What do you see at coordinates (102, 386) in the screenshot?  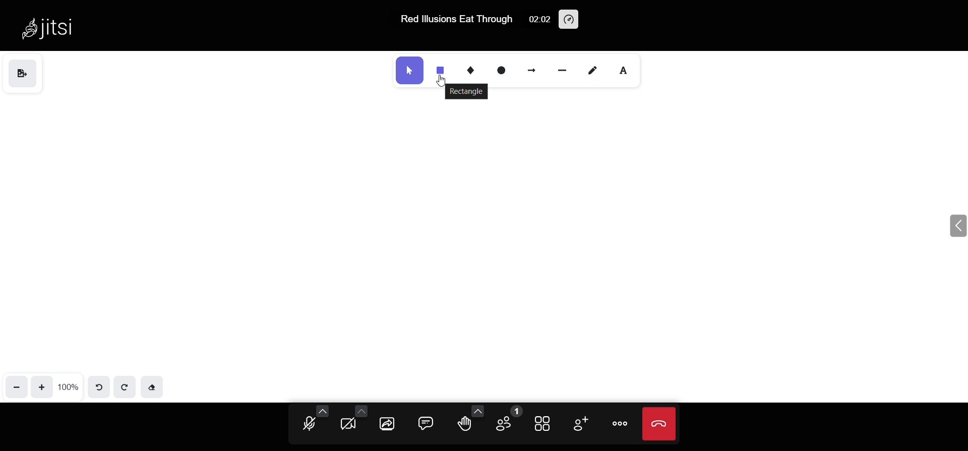 I see `undo` at bounding box center [102, 386].